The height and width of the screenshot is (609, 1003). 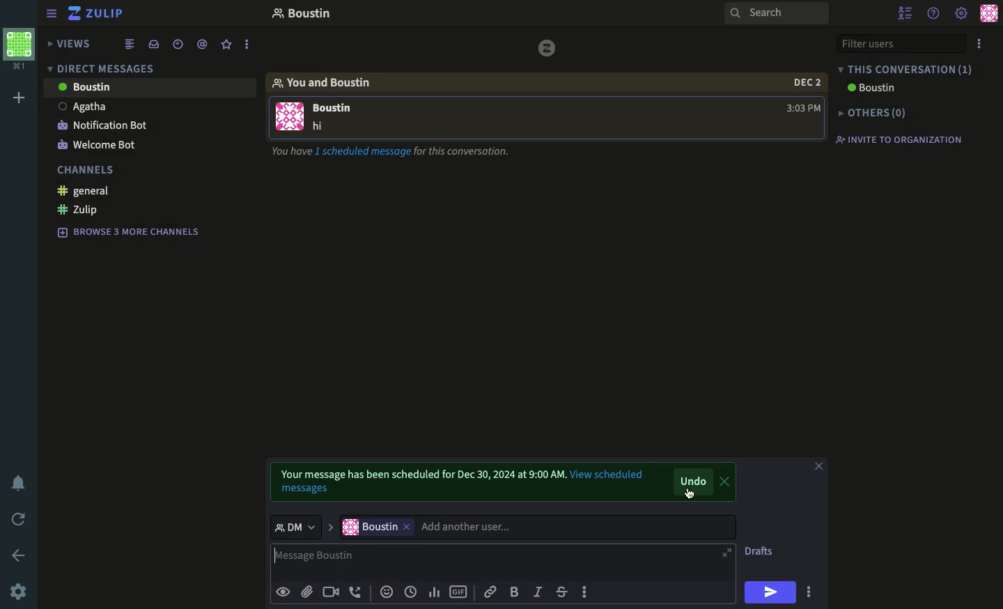 I want to click on gif, so click(x=460, y=592).